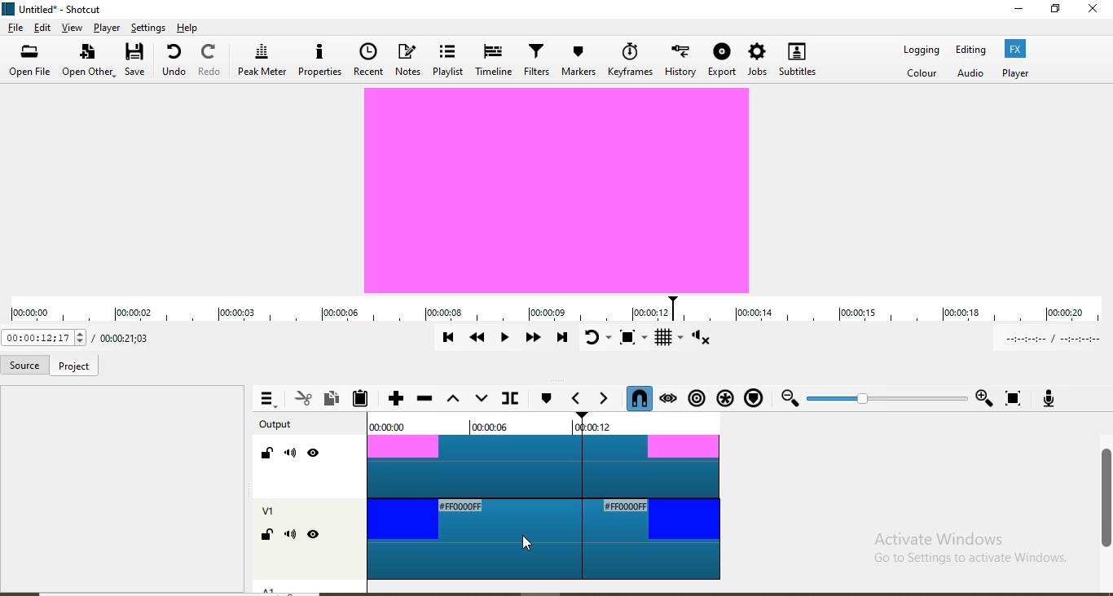  I want to click on Skip to previous, so click(447, 337).